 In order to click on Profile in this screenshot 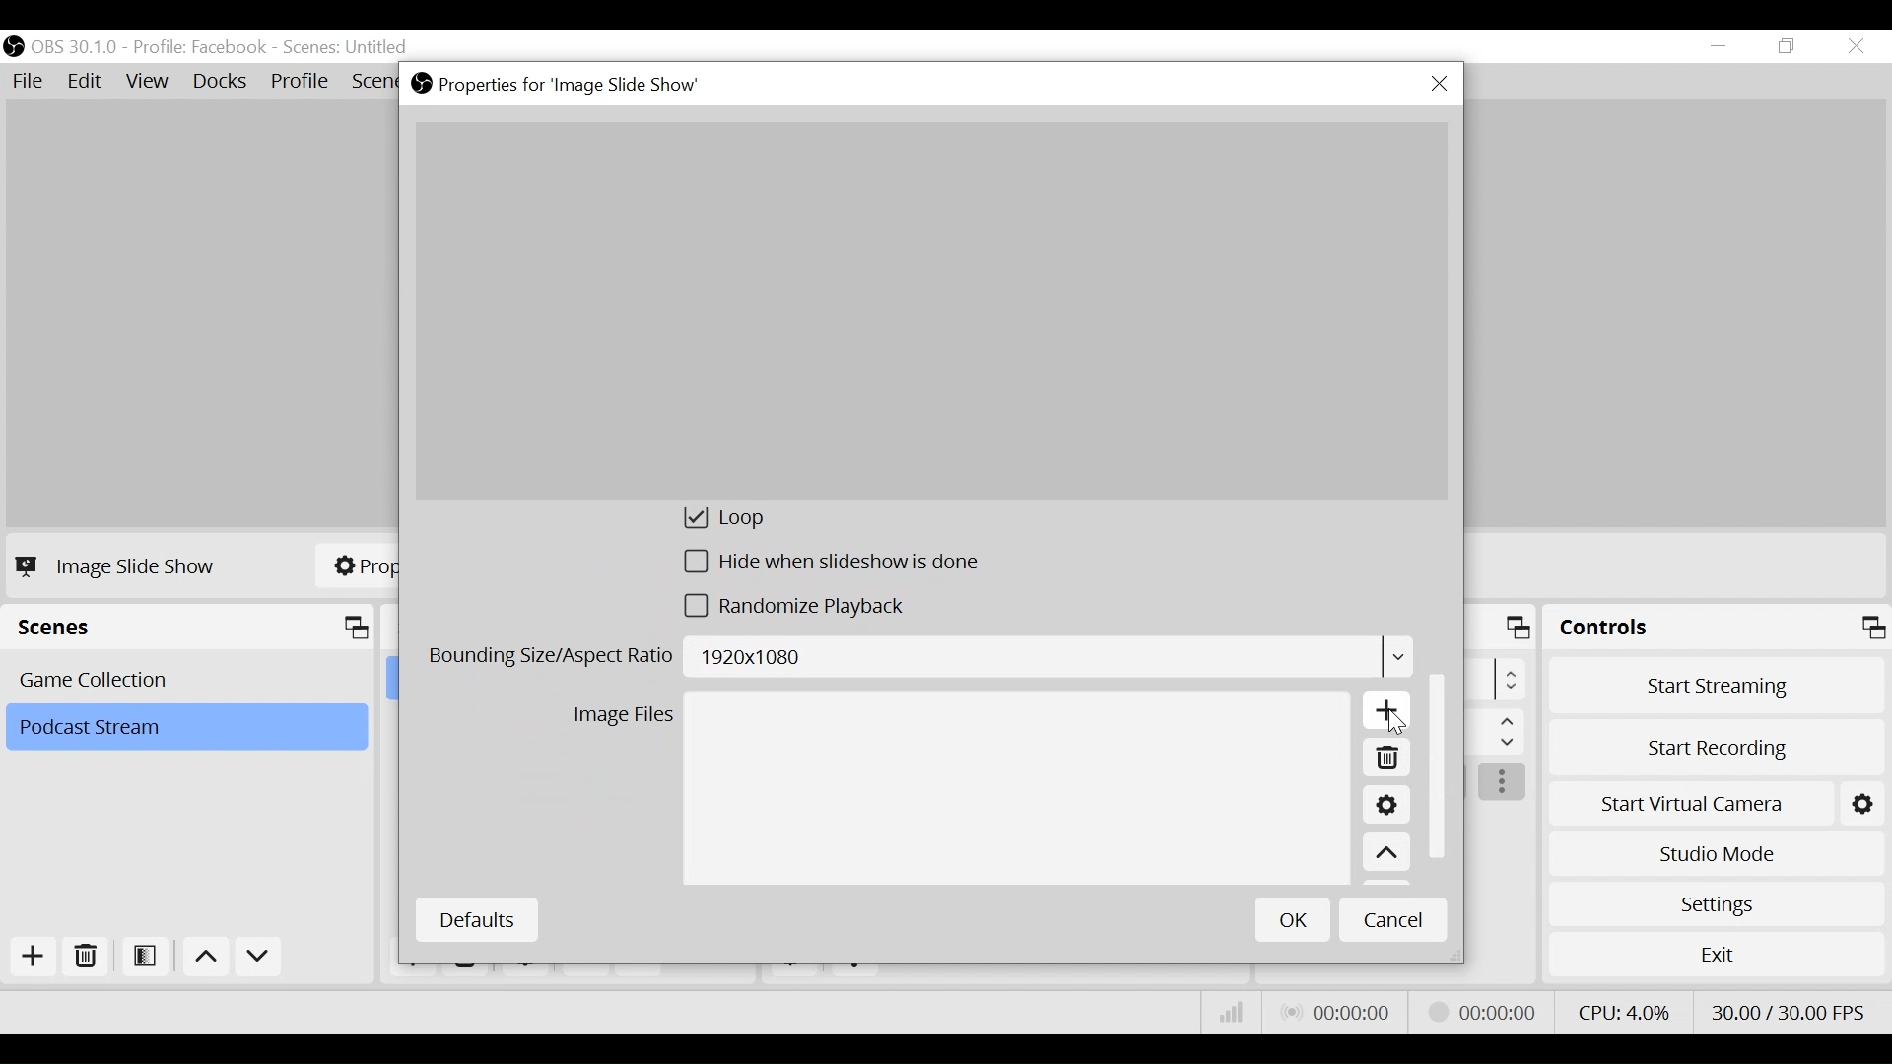, I will do `click(200, 47)`.